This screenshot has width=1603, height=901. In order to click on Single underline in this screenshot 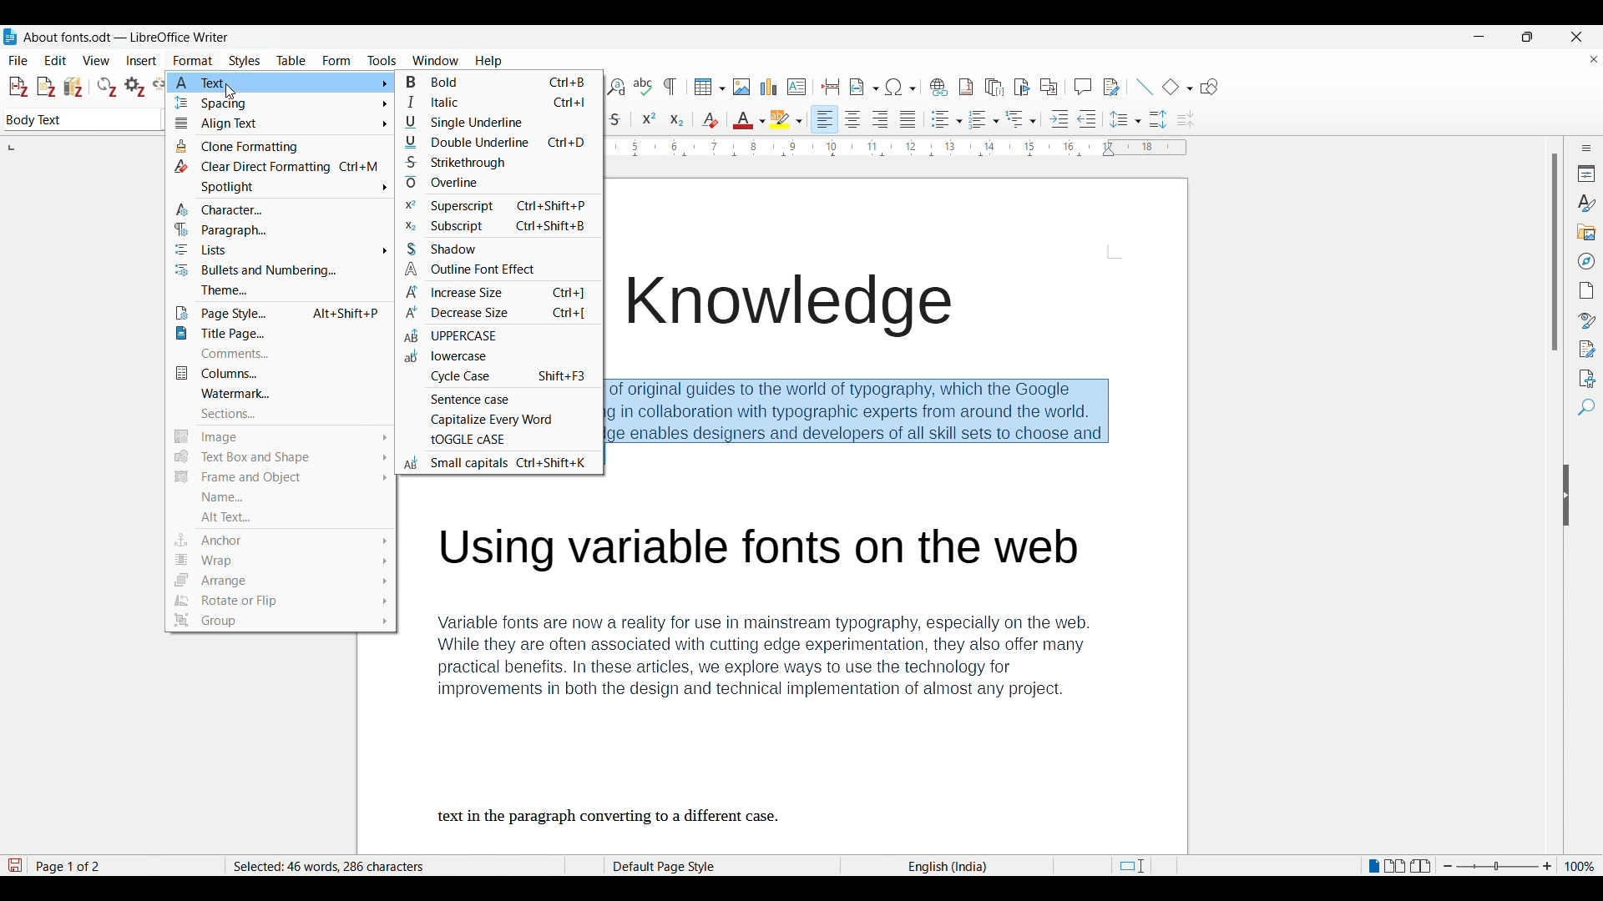, I will do `click(496, 123)`.